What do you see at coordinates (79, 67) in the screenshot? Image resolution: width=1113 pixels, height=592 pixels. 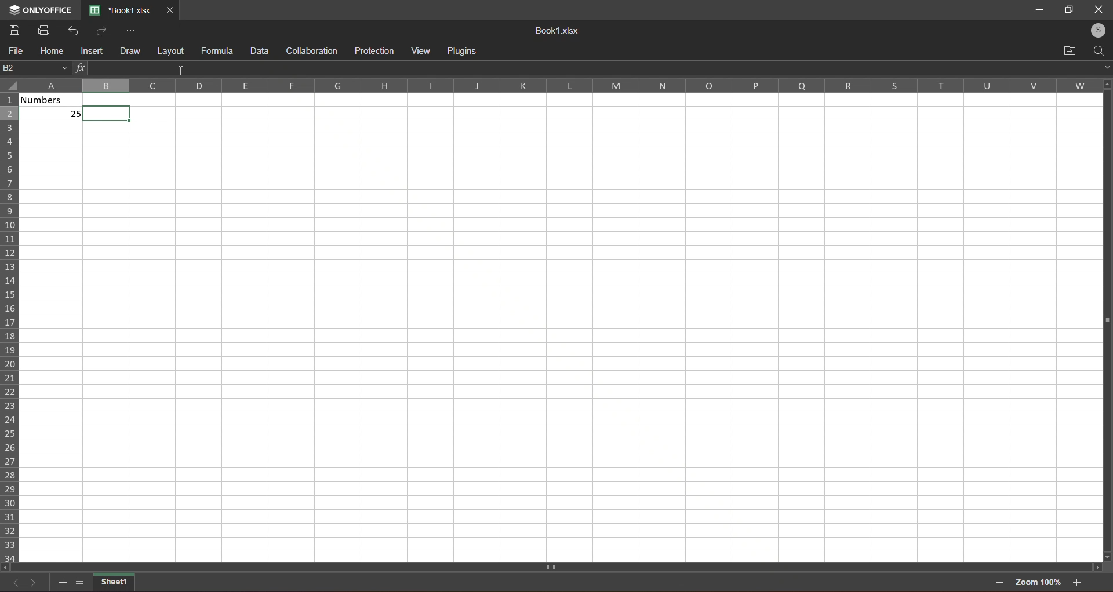 I see `functions` at bounding box center [79, 67].